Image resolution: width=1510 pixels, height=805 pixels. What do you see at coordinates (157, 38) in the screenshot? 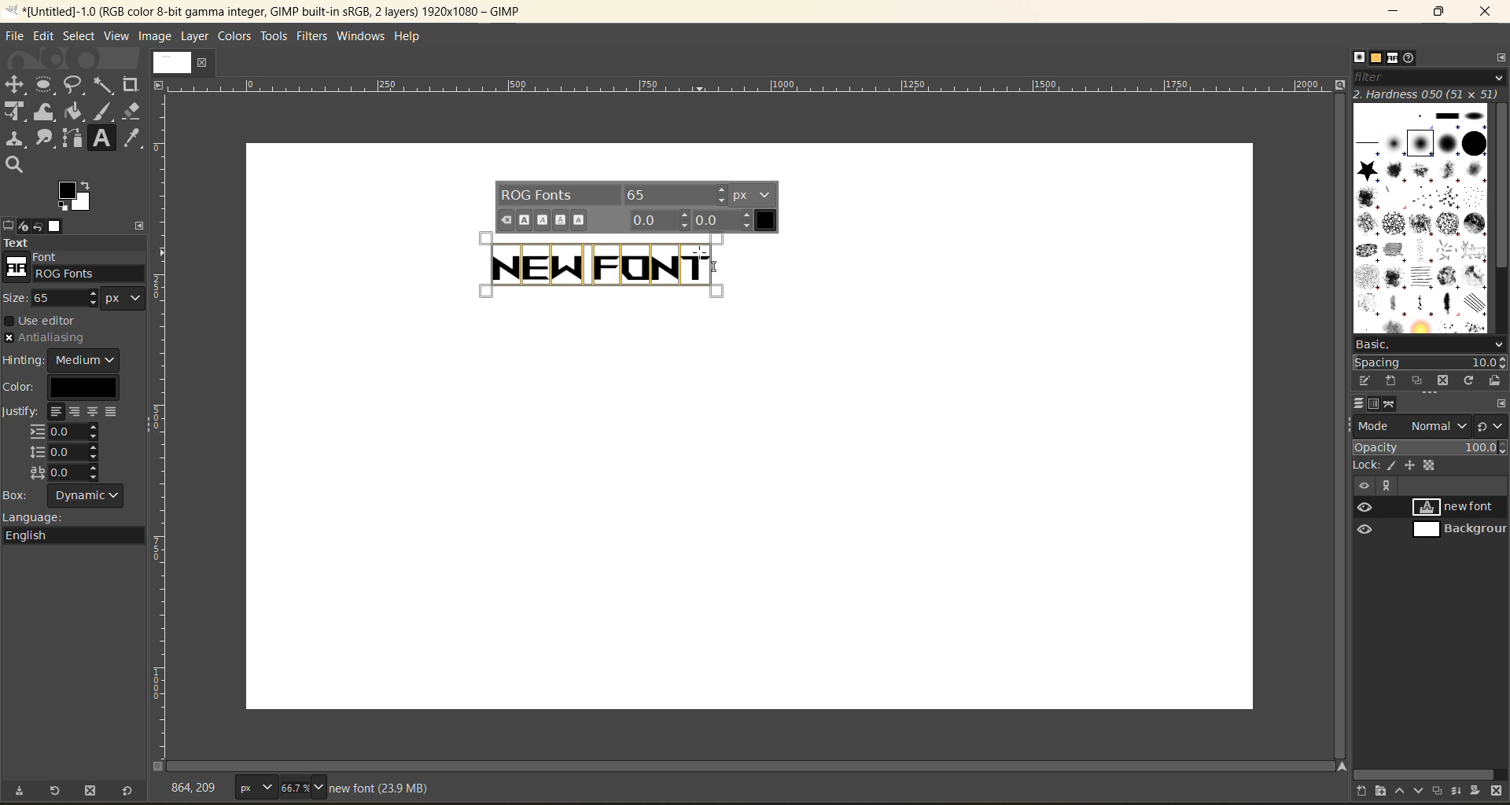
I see `image` at bounding box center [157, 38].